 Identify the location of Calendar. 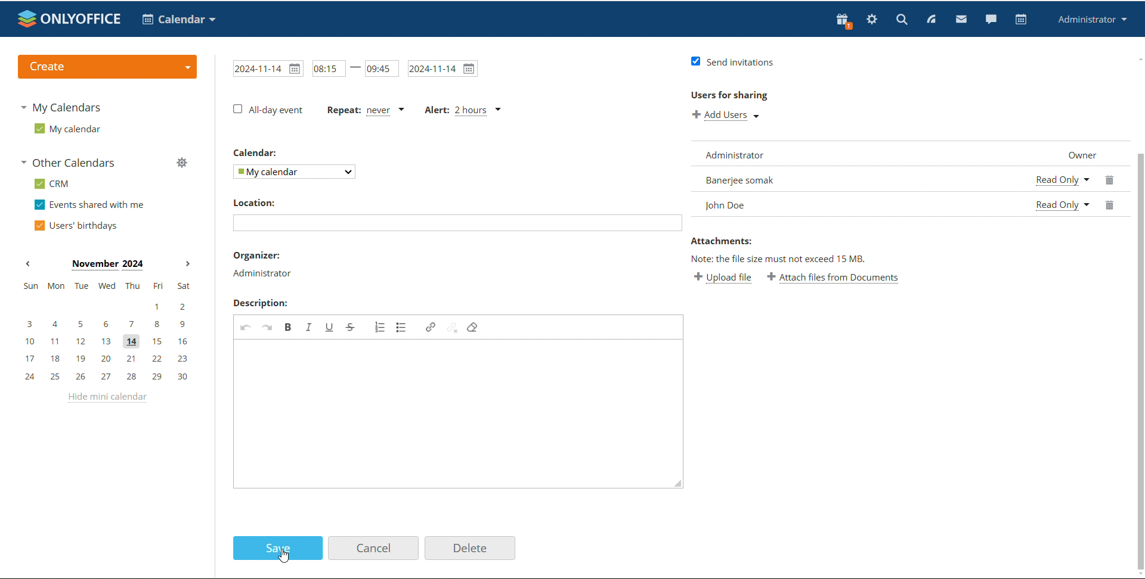
(256, 153).